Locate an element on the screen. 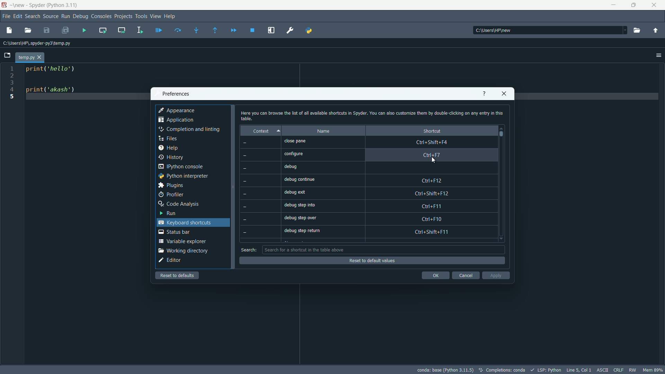  run current line is located at coordinates (178, 30).